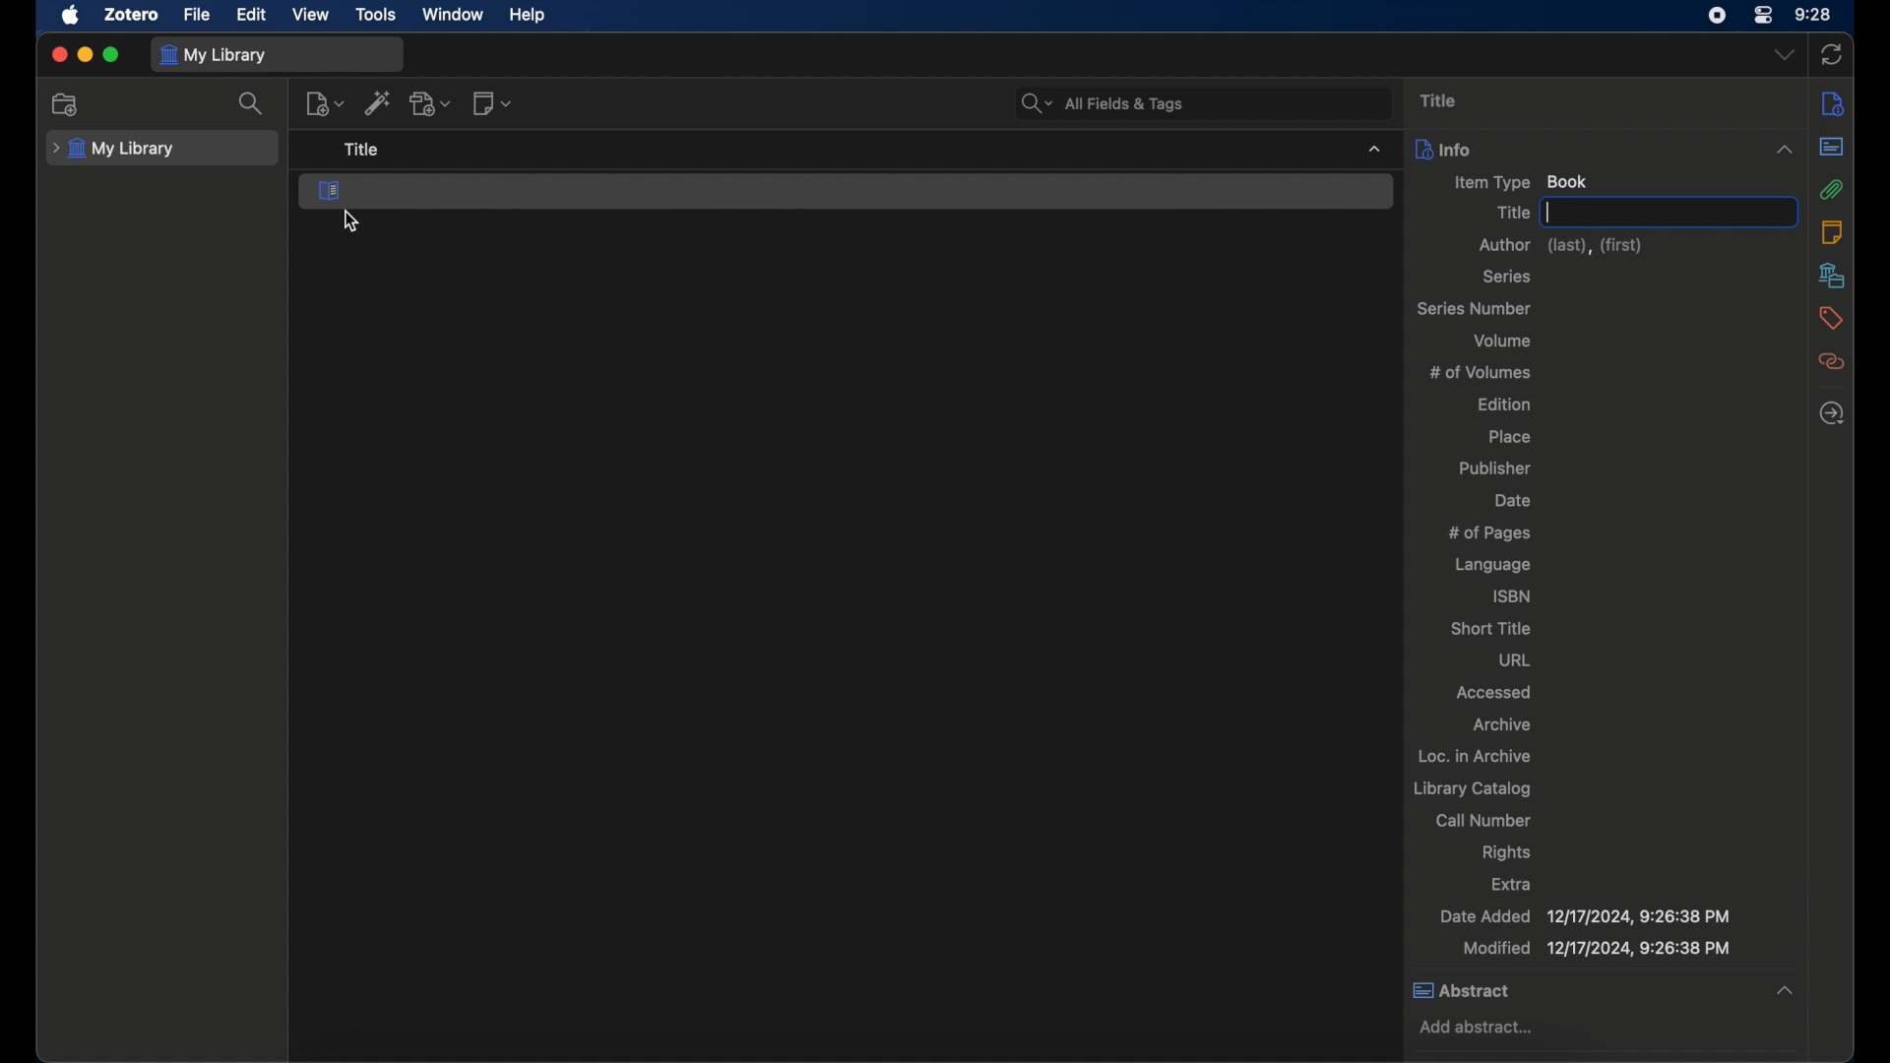 The image size is (1890, 1063). What do you see at coordinates (1762, 16) in the screenshot?
I see `control center` at bounding box center [1762, 16].